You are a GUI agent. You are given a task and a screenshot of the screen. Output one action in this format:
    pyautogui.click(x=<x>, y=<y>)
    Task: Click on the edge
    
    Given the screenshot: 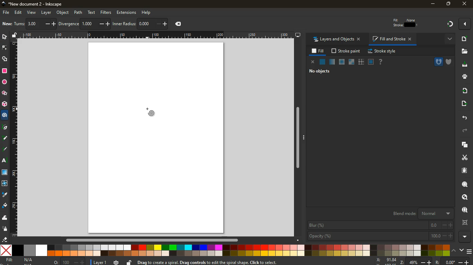 What is the action you would take?
    pyautogui.click(x=4, y=49)
    